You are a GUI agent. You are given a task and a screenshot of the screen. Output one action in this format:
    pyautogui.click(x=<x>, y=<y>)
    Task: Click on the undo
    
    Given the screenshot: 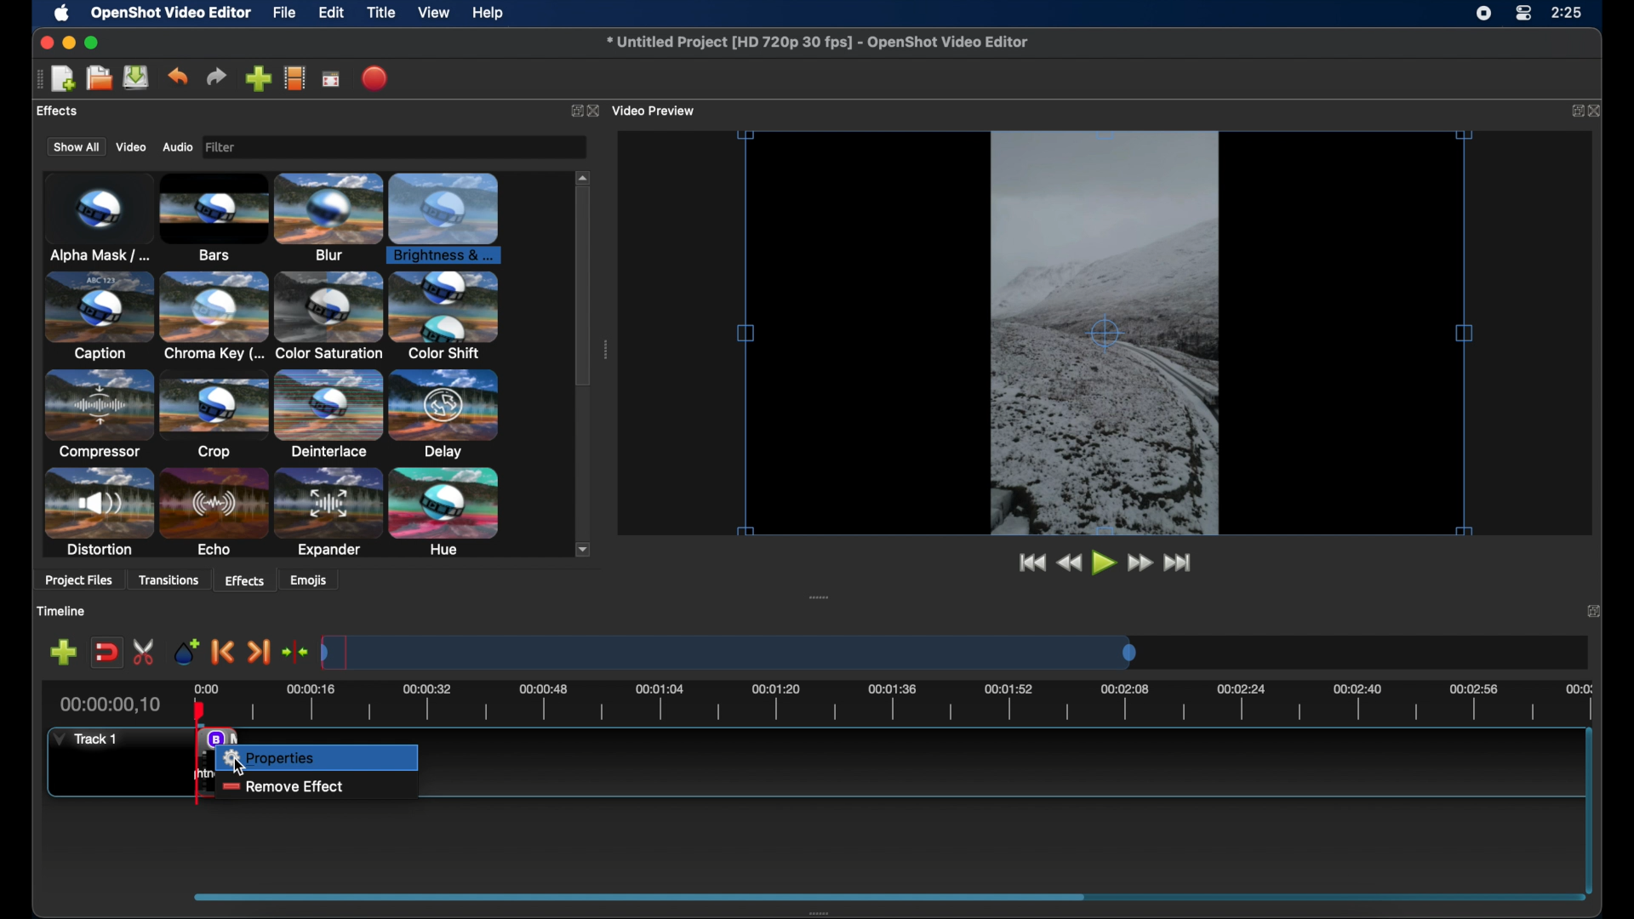 What is the action you would take?
    pyautogui.click(x=177, y=77)
    